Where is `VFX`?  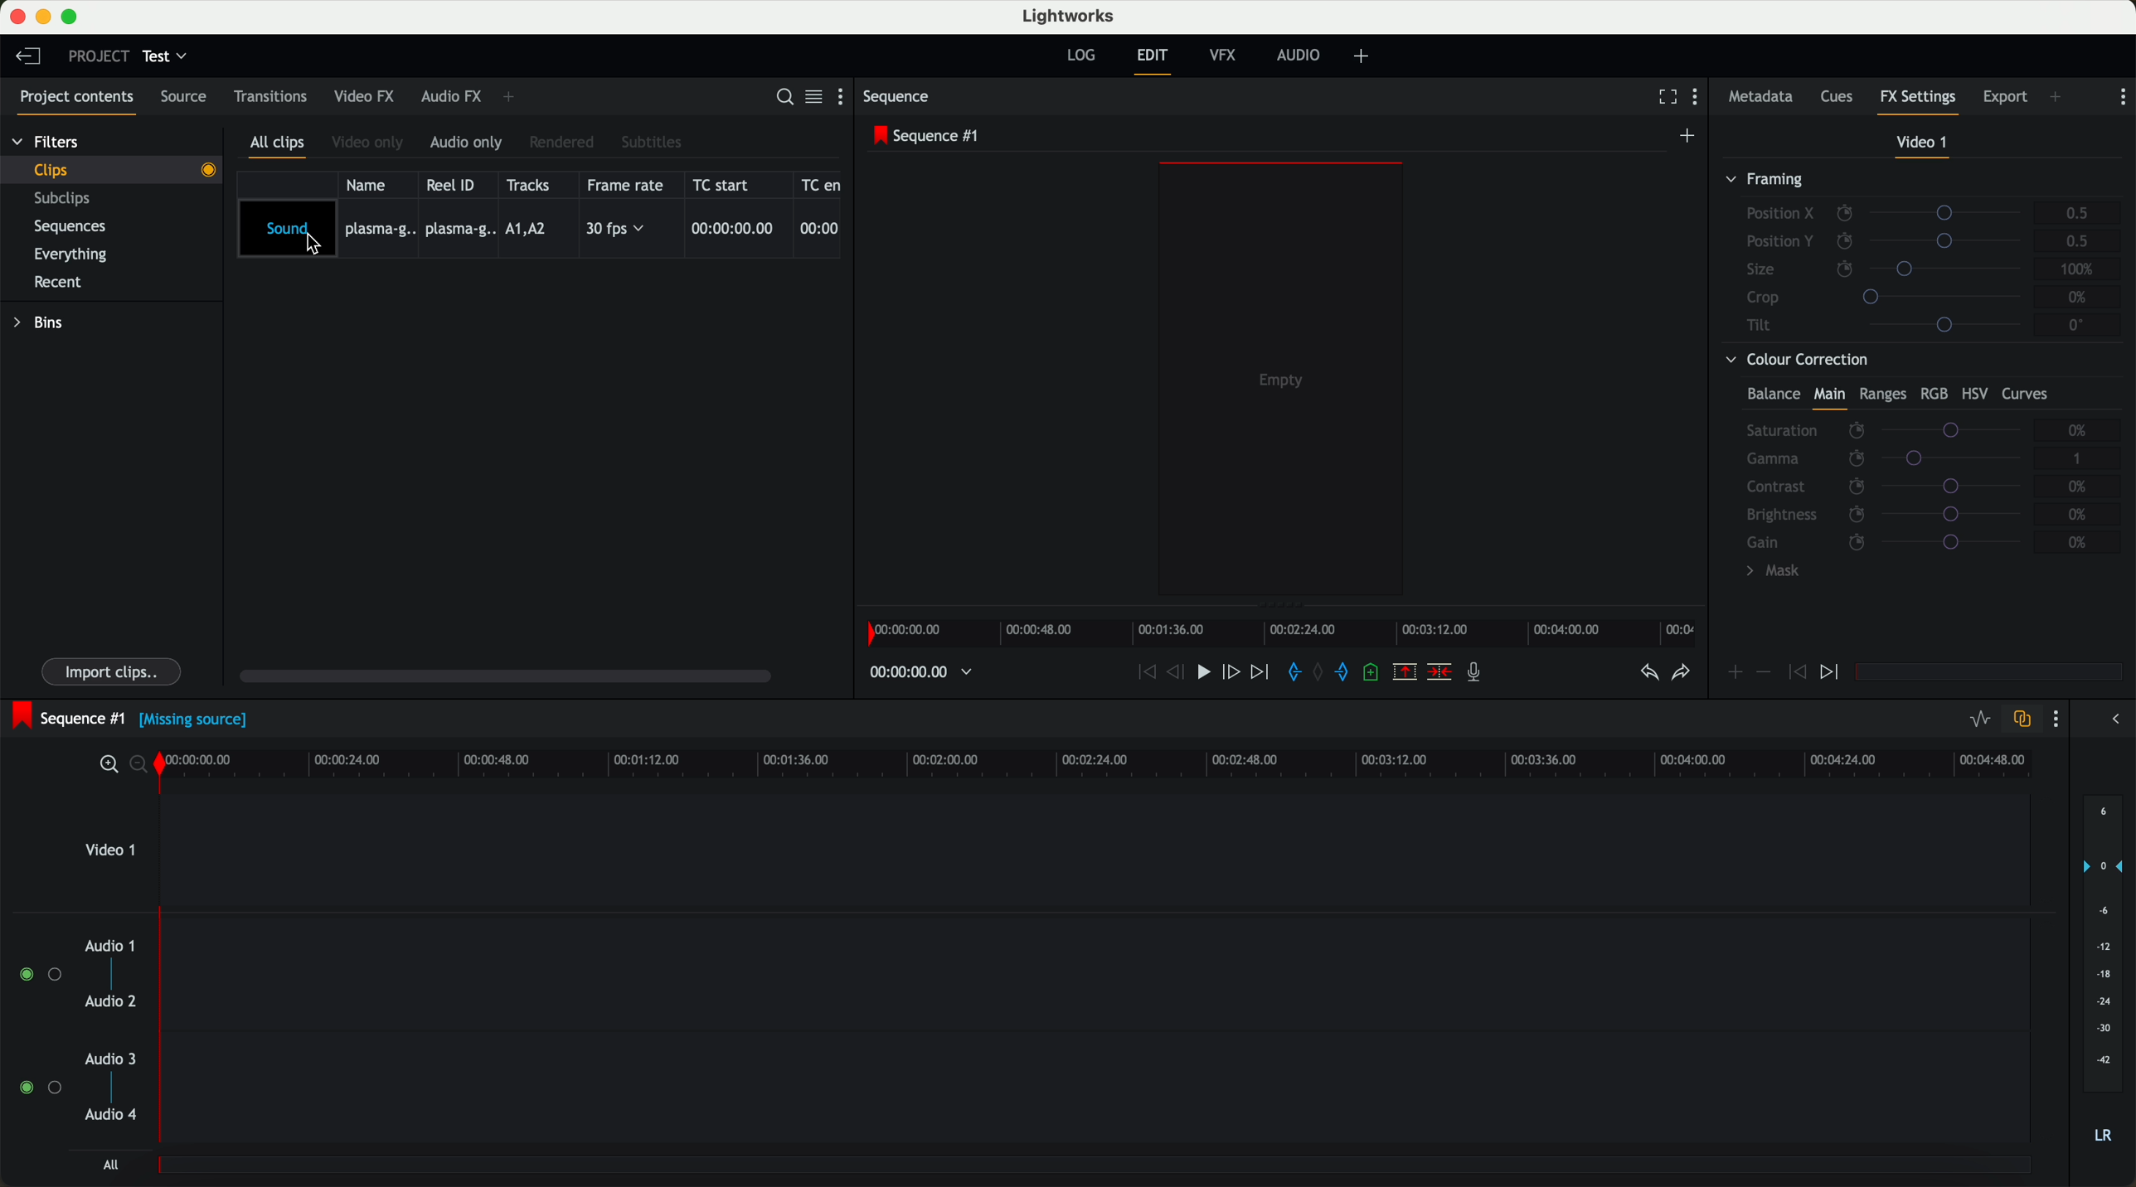 VFX is located at coordinates (1226, 58).